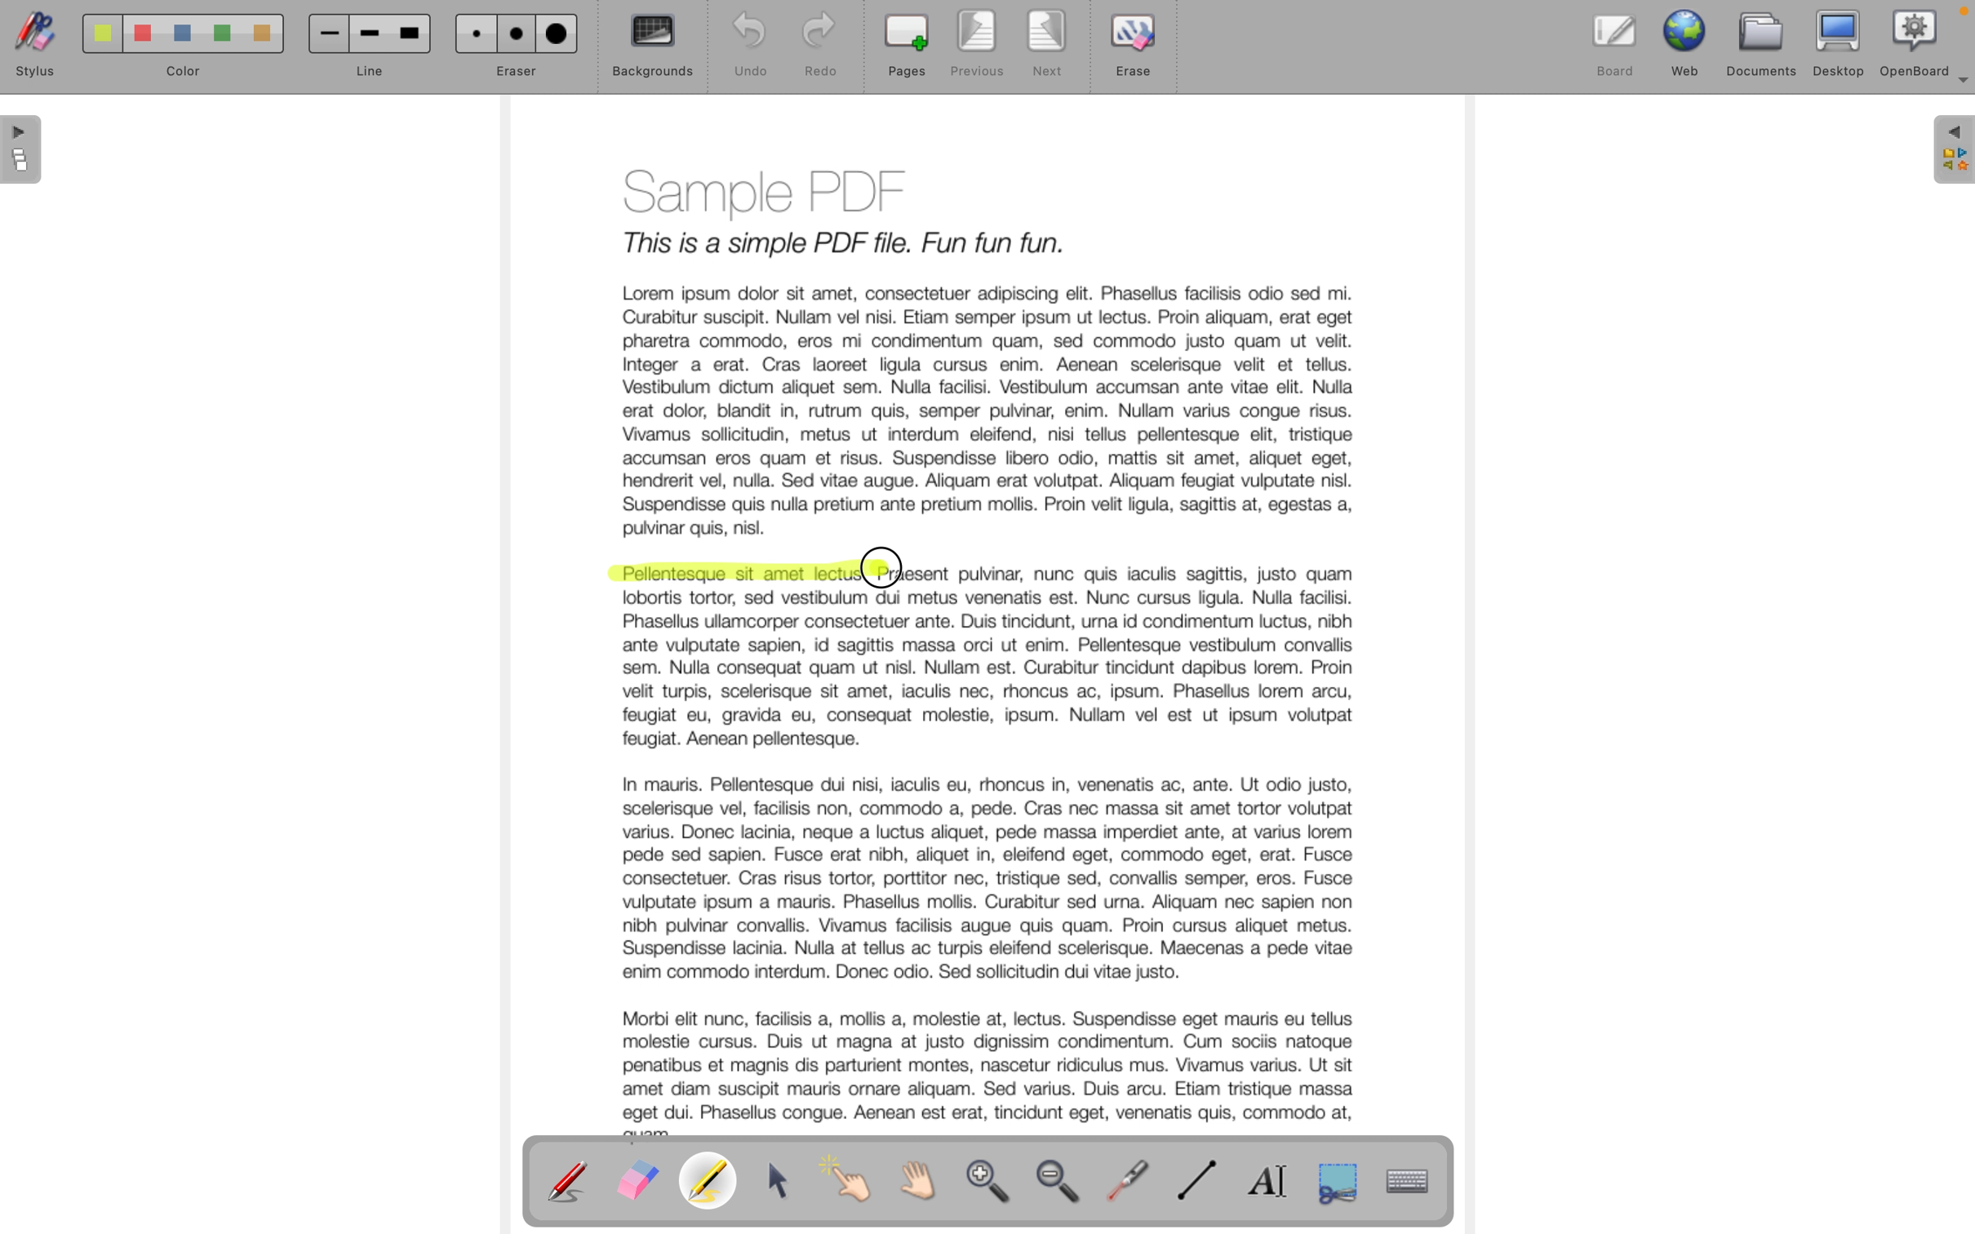  I want to click on virtual laser pointer, so click(1131, 1179).